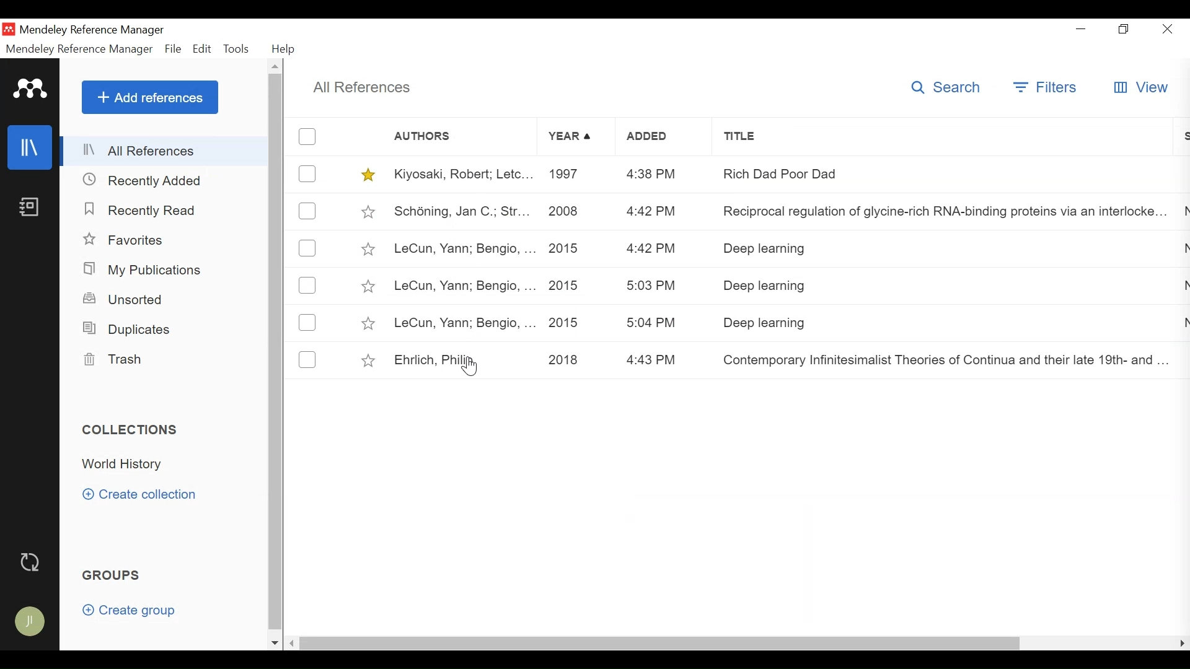 This screenshot has height=669, width=1190. Describe the element at coordinates (28, 210) in the screenshot. I see `Notebook` at that location.